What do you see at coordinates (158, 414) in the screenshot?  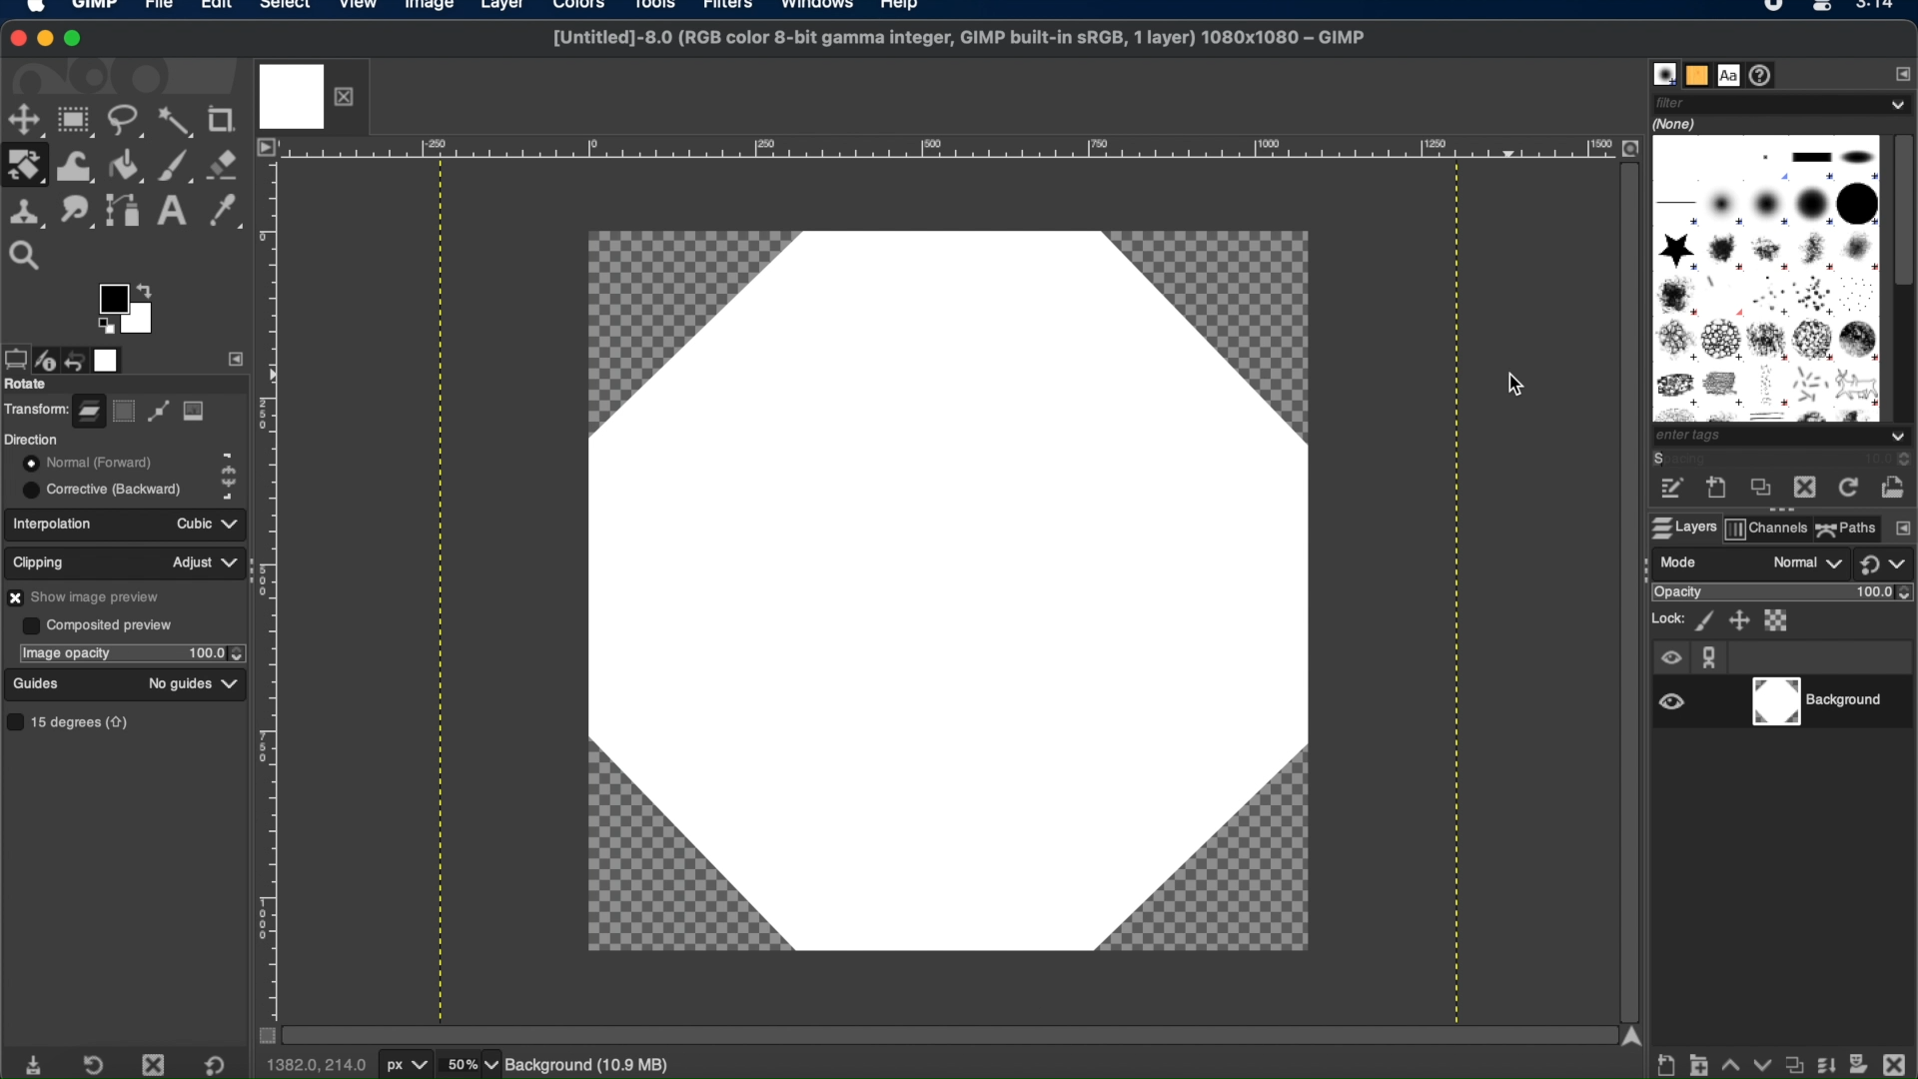 I see `path` at bounding box center [158, 414].